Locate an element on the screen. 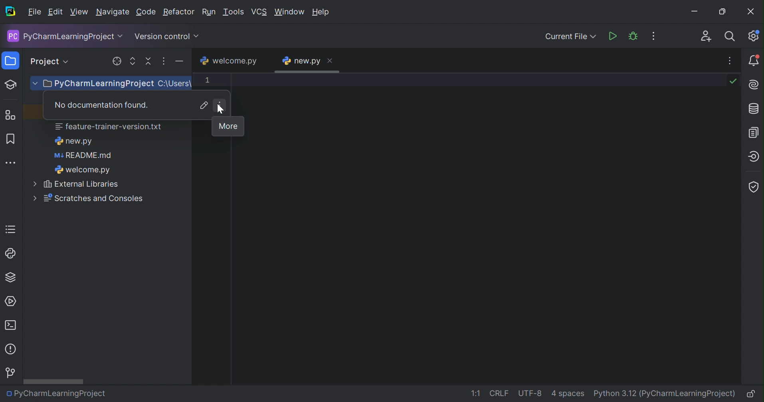  More Actions is located at coordinates (653, 36).